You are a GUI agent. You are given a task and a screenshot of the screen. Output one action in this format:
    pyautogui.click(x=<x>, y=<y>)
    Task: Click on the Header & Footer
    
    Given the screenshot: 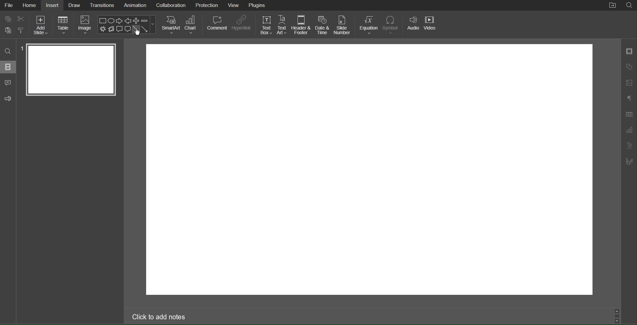 What is the action you would take?
    pyautogui.click(x=302, y=25)
    